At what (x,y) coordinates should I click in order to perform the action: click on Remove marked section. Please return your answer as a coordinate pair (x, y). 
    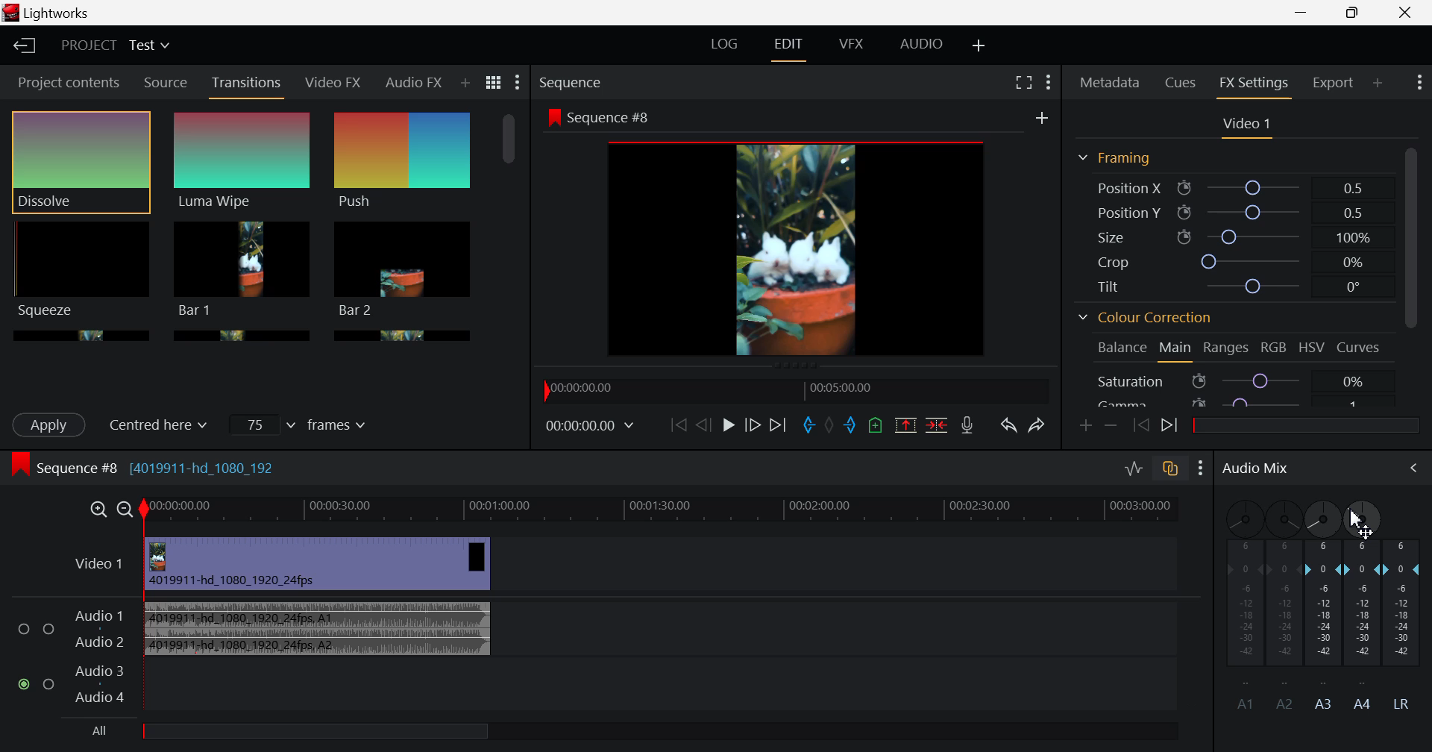
    Looking at the image, I should click on (905, 423).